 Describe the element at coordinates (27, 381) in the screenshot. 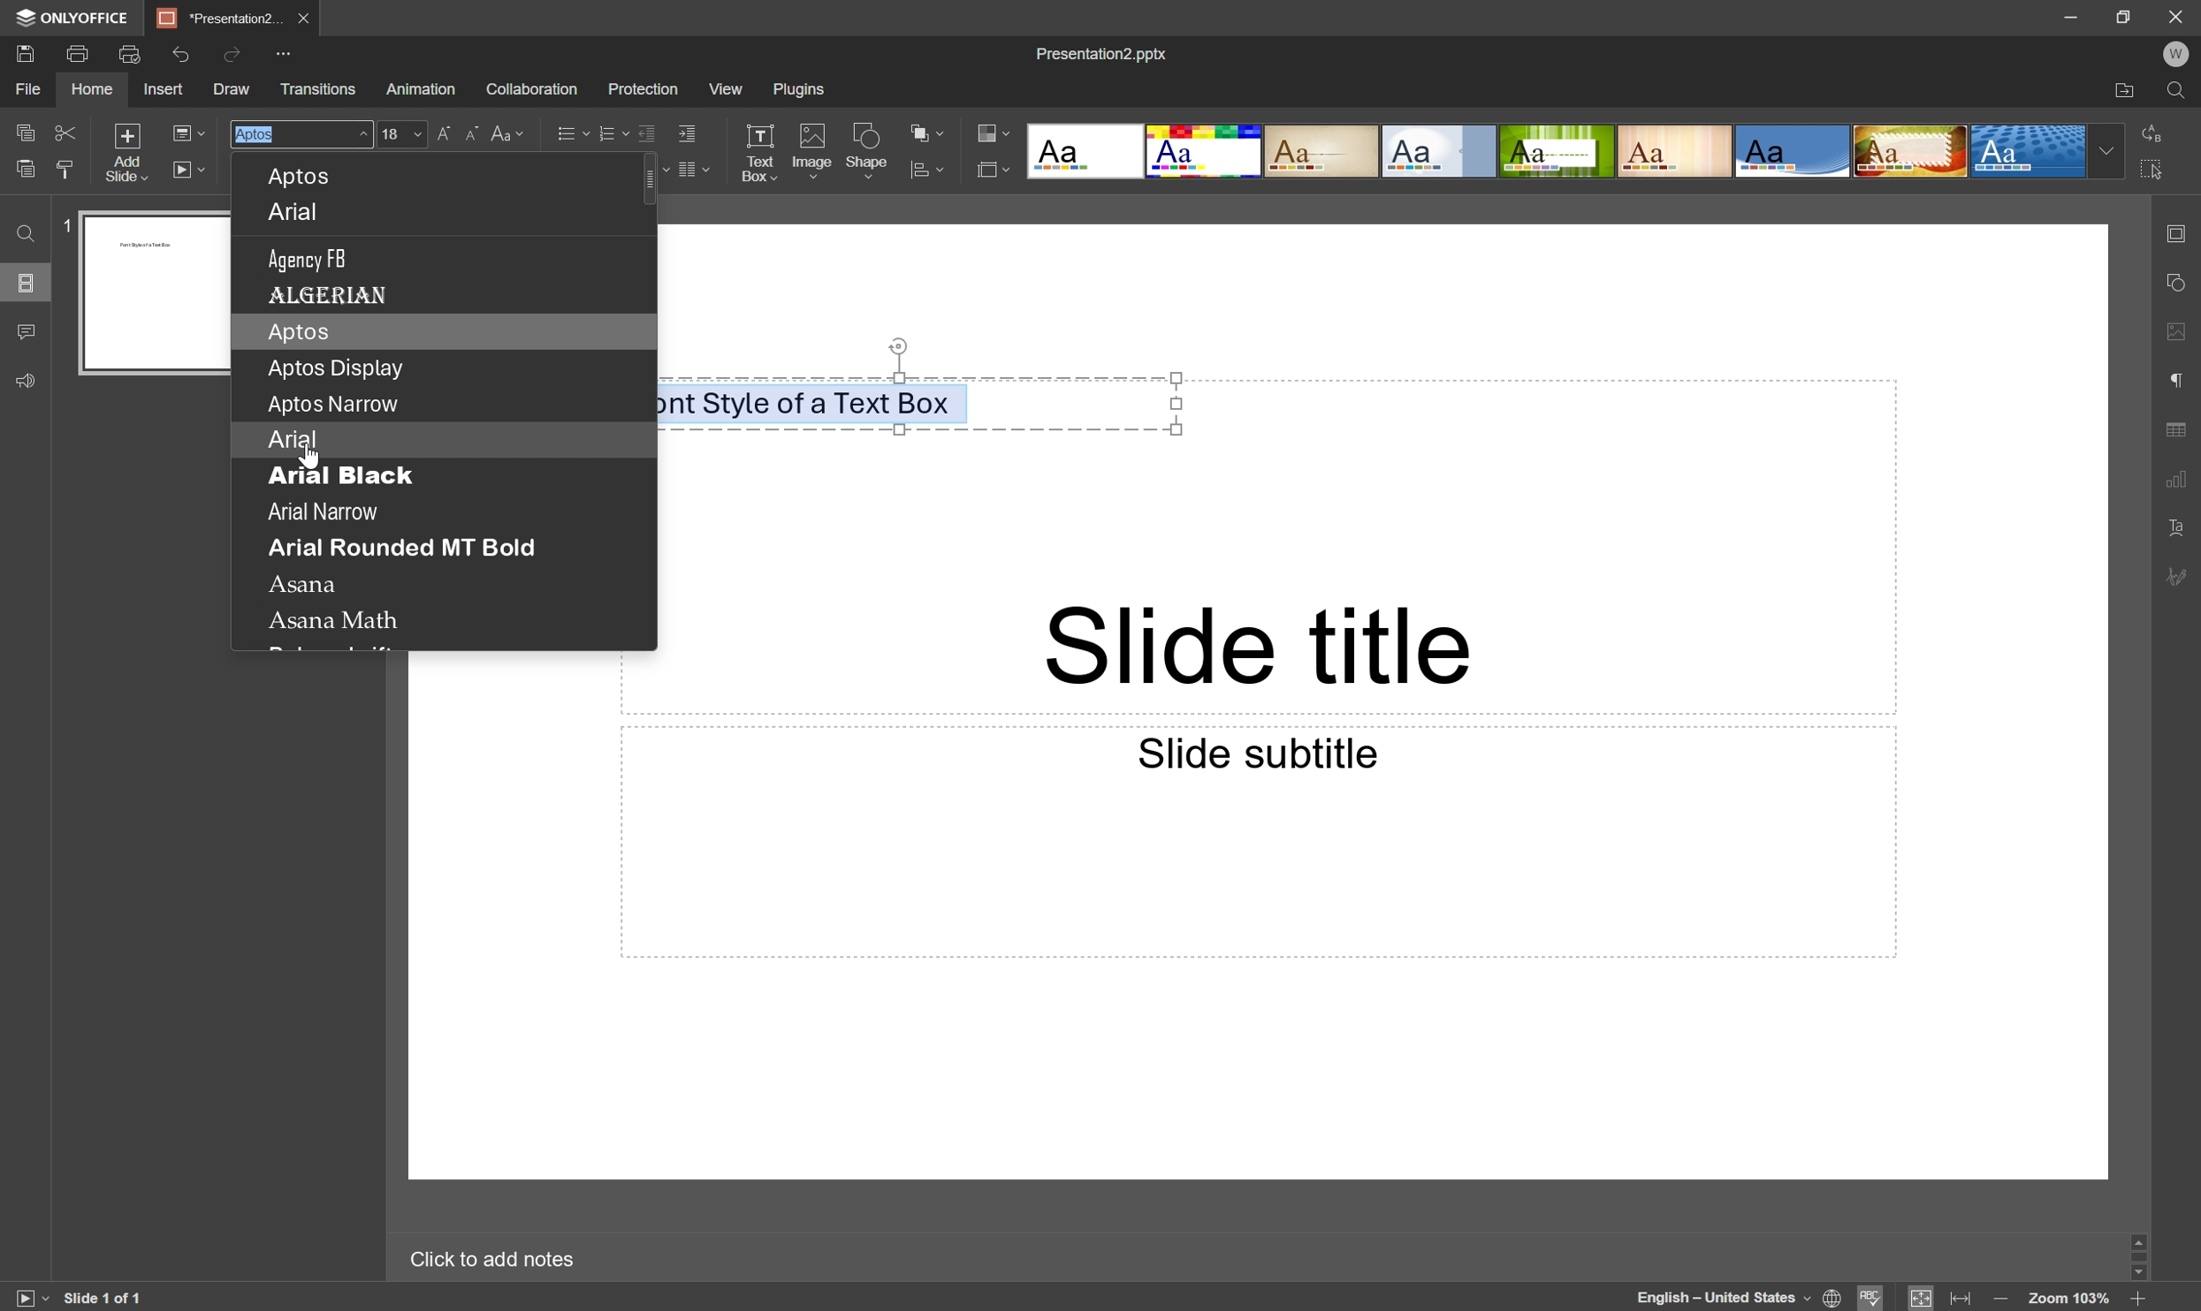

I see `Feedback & Support` at that location.